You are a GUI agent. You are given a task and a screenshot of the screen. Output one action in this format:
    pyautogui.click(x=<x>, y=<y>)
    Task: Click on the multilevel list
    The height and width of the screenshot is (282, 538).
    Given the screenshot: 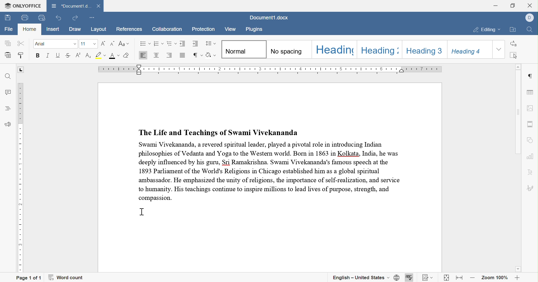 What is the action you would take?
    pyautogui.click(x=172, y=43)
    